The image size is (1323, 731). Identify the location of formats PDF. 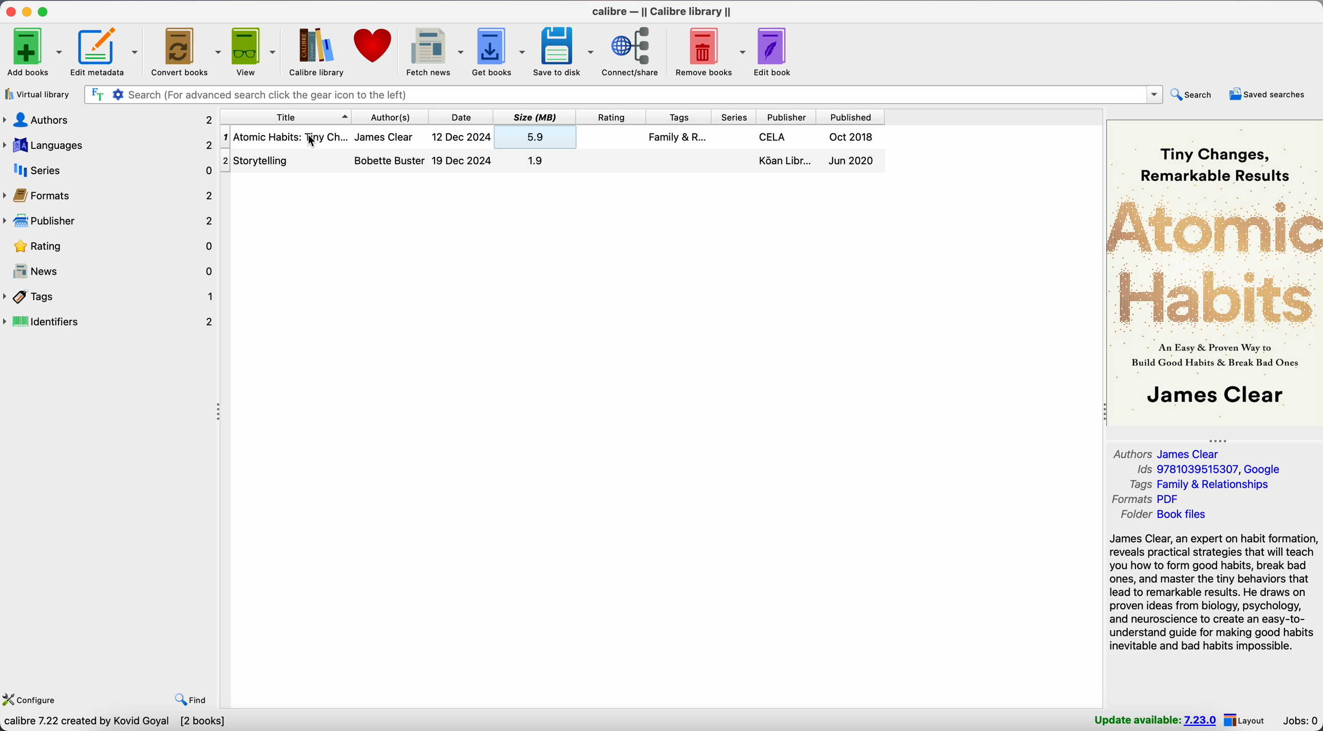
(1147, 499).